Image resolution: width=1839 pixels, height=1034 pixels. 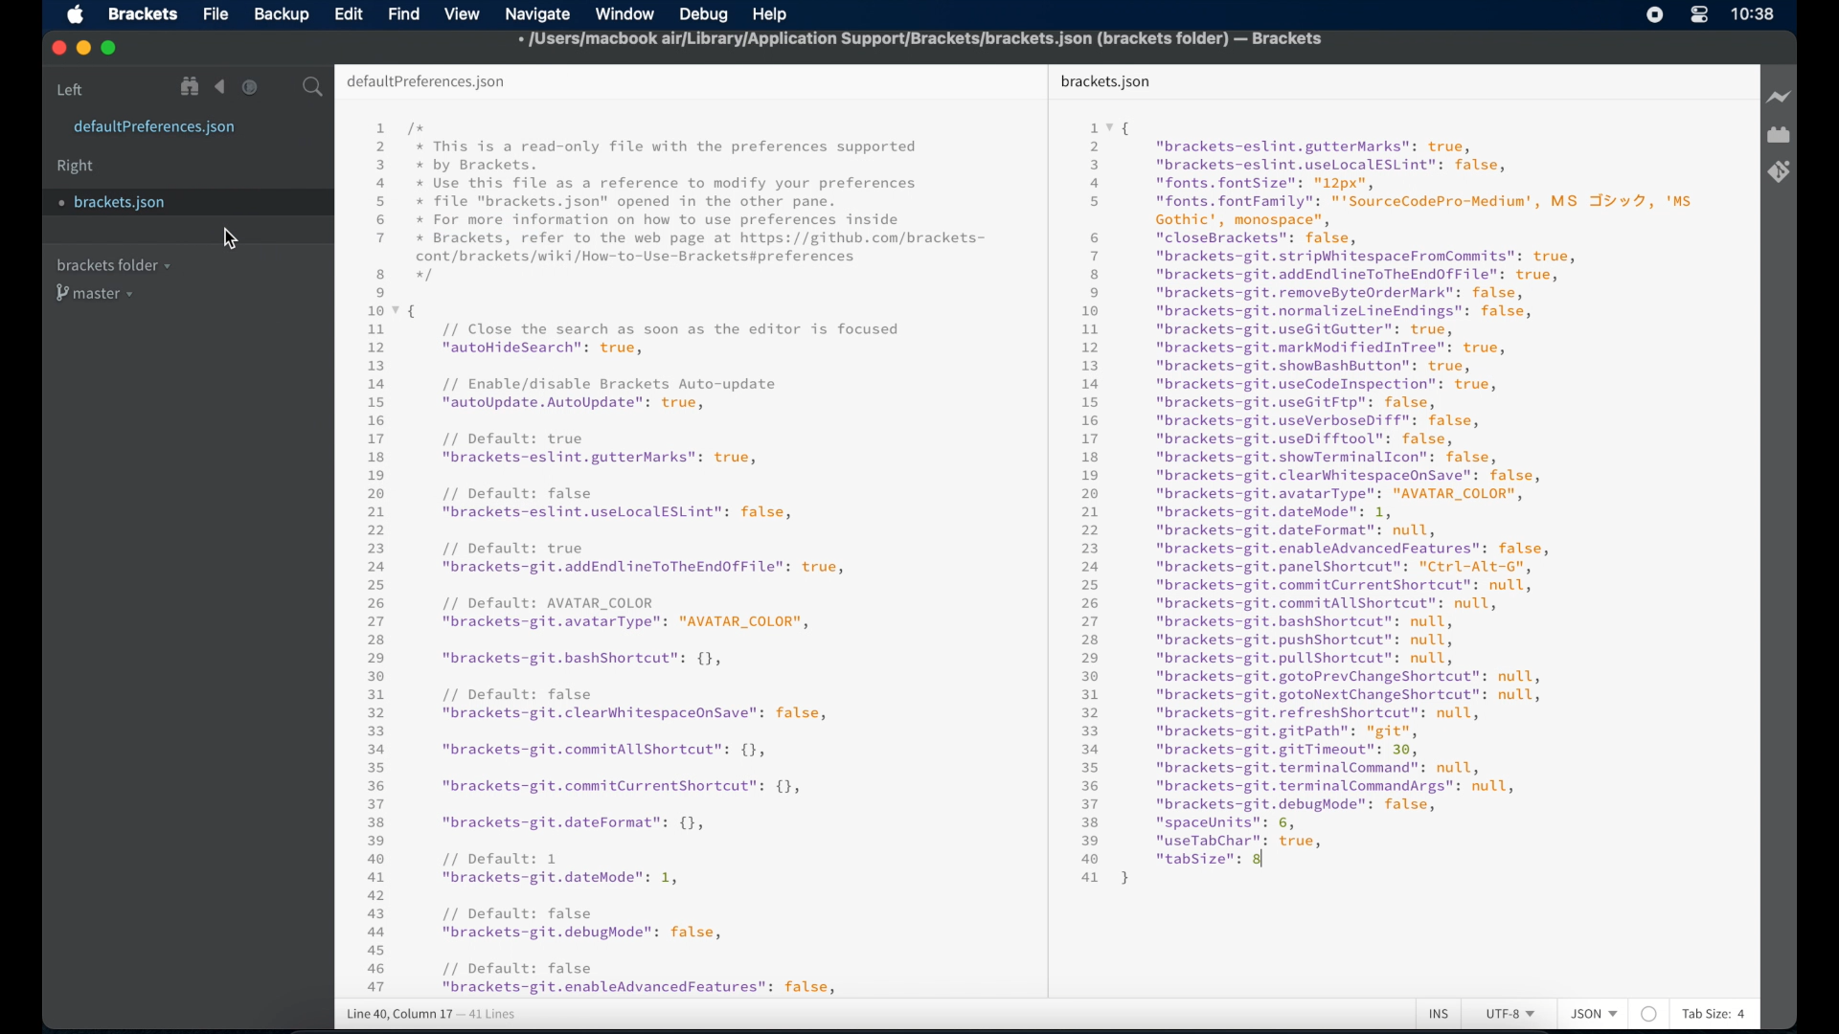 I want to click on split the editor vertical or horizontal, so click(x=281, y=88).